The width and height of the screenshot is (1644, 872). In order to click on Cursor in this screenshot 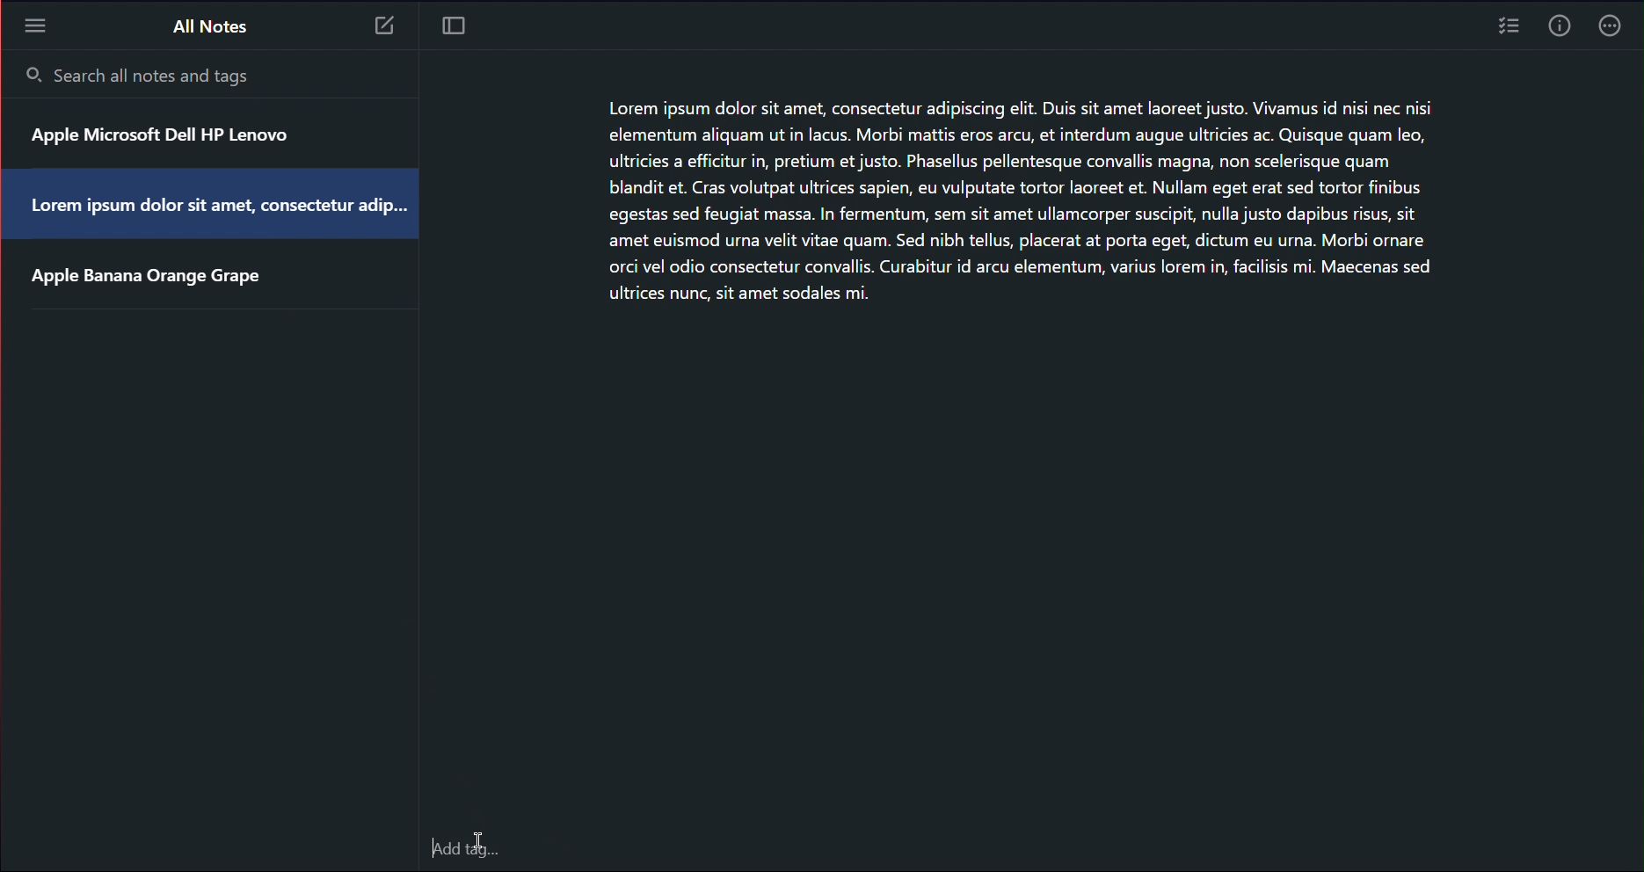, I will do `click(473, 839)`.